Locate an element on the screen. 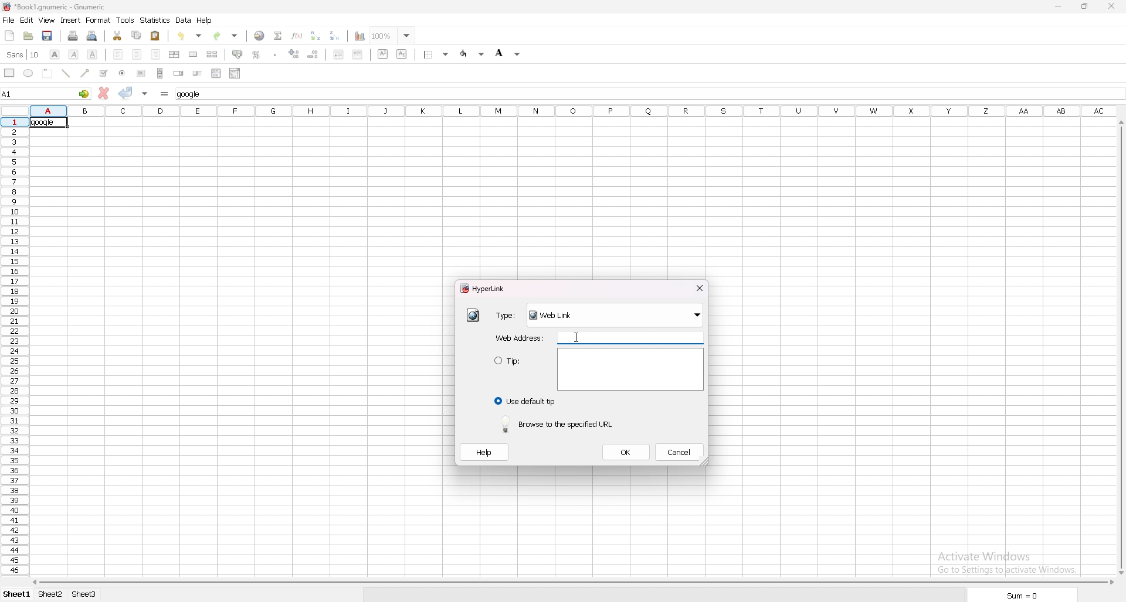 This screenshot has height=602, width=1126. weblink is located at coordinates (615, 314).